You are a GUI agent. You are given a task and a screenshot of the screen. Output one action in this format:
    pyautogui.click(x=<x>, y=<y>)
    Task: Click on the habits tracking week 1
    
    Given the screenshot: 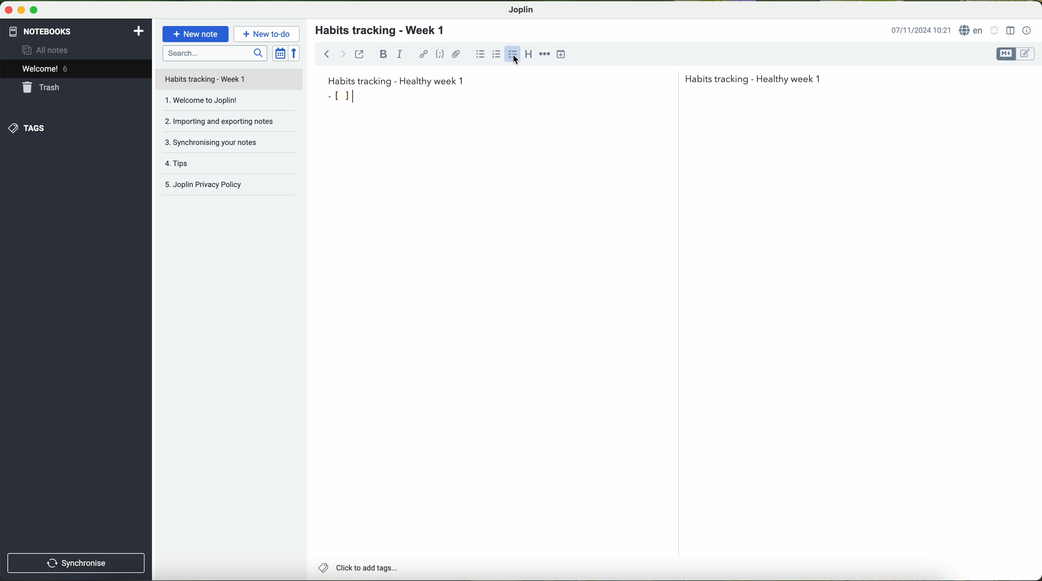 What is the action you would take?
    pyautogui.click(x=396, y=80)
    